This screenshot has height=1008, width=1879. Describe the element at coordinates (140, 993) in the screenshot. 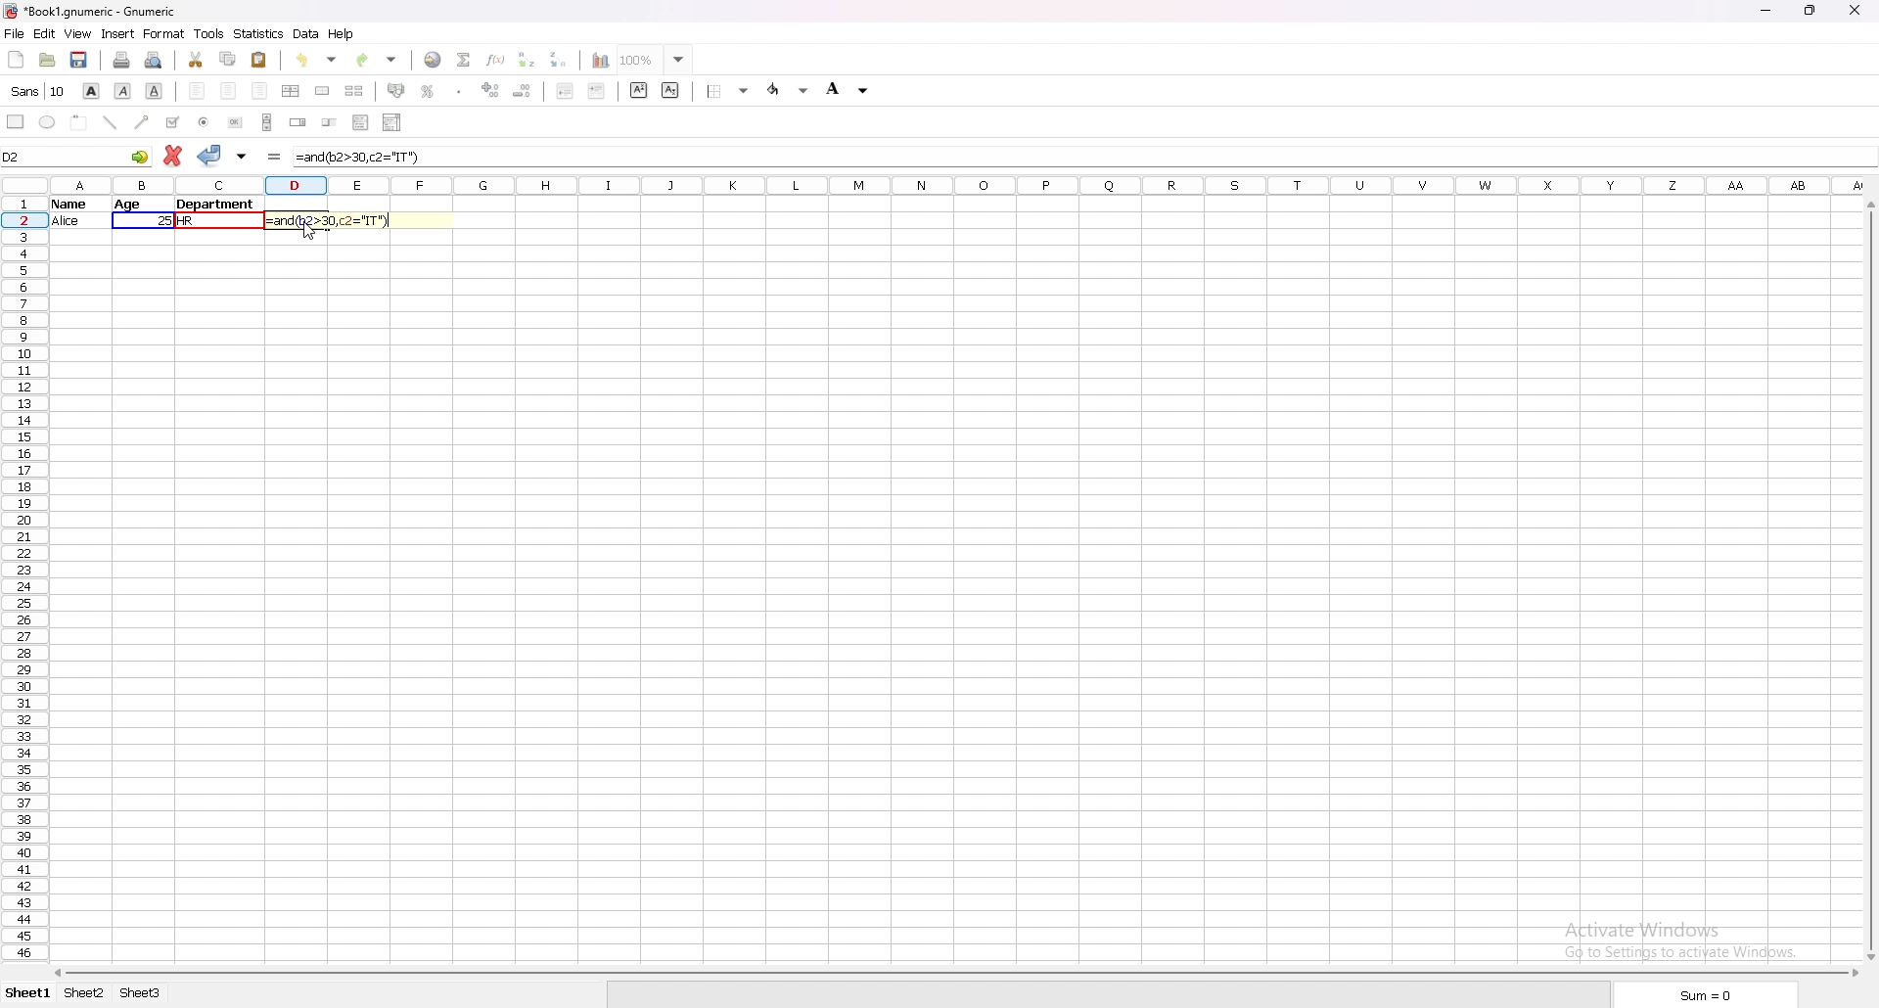

I see `sheet 3` at that location.